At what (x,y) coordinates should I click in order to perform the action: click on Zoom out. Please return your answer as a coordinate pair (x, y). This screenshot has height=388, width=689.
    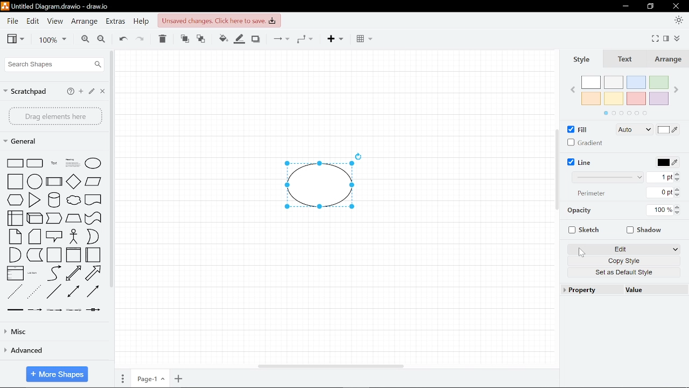
    Looking at the image, I should click on (102, 39).